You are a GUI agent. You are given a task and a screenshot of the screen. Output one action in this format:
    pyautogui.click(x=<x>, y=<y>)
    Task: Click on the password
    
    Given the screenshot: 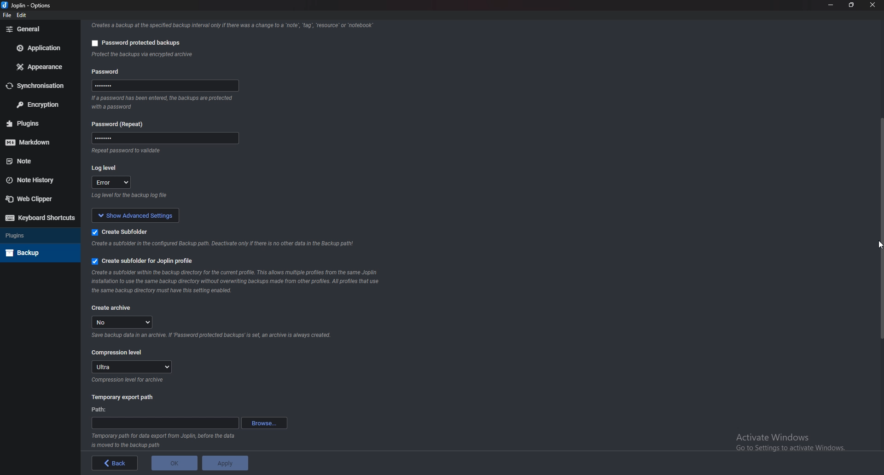 What is the action you would take?
    pyautogui.click(x=162, y=139)
    